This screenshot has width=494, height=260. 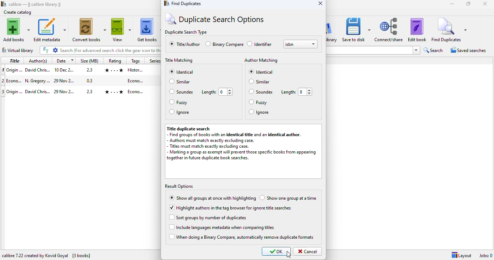 I want to click on convert books, so click(x=88, y=30).